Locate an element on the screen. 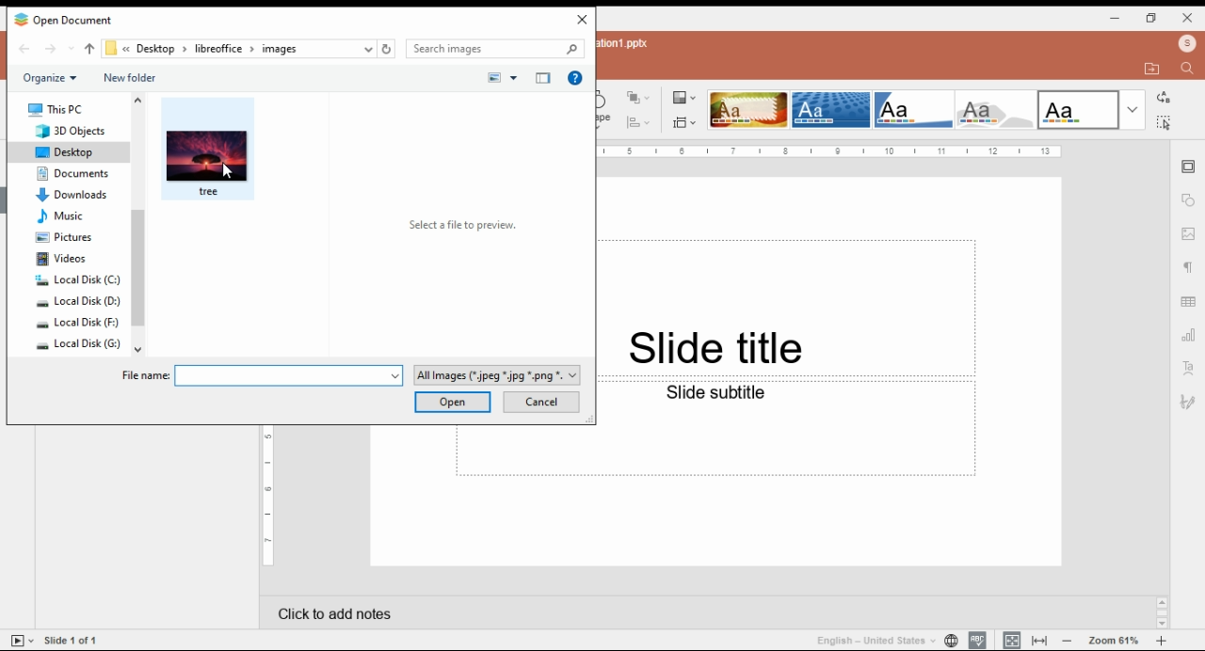  documents is located at coordinates (75, 173).